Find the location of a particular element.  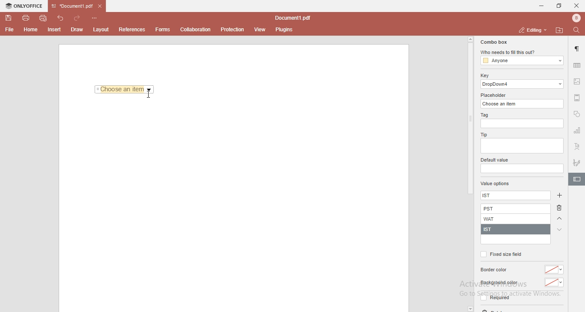

arrow up is located at coordinates (560, 219).